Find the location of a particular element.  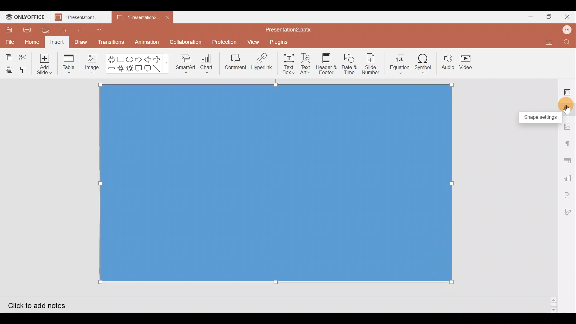

Plus is located at coordinates (159, 59).